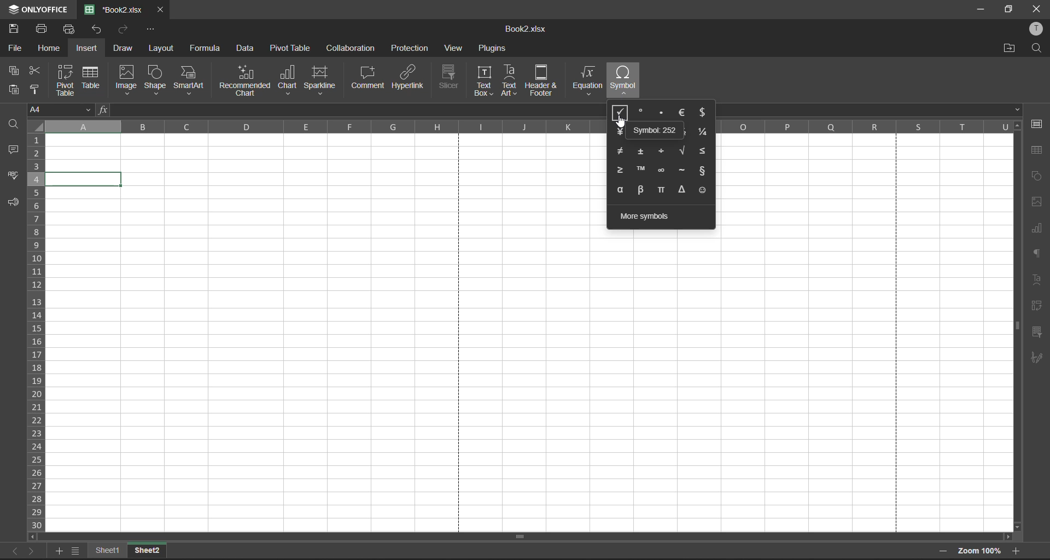  What do you see at coordinates (662, 190) in the screenshot?
I see `pi` at bounding box center [662, 190].